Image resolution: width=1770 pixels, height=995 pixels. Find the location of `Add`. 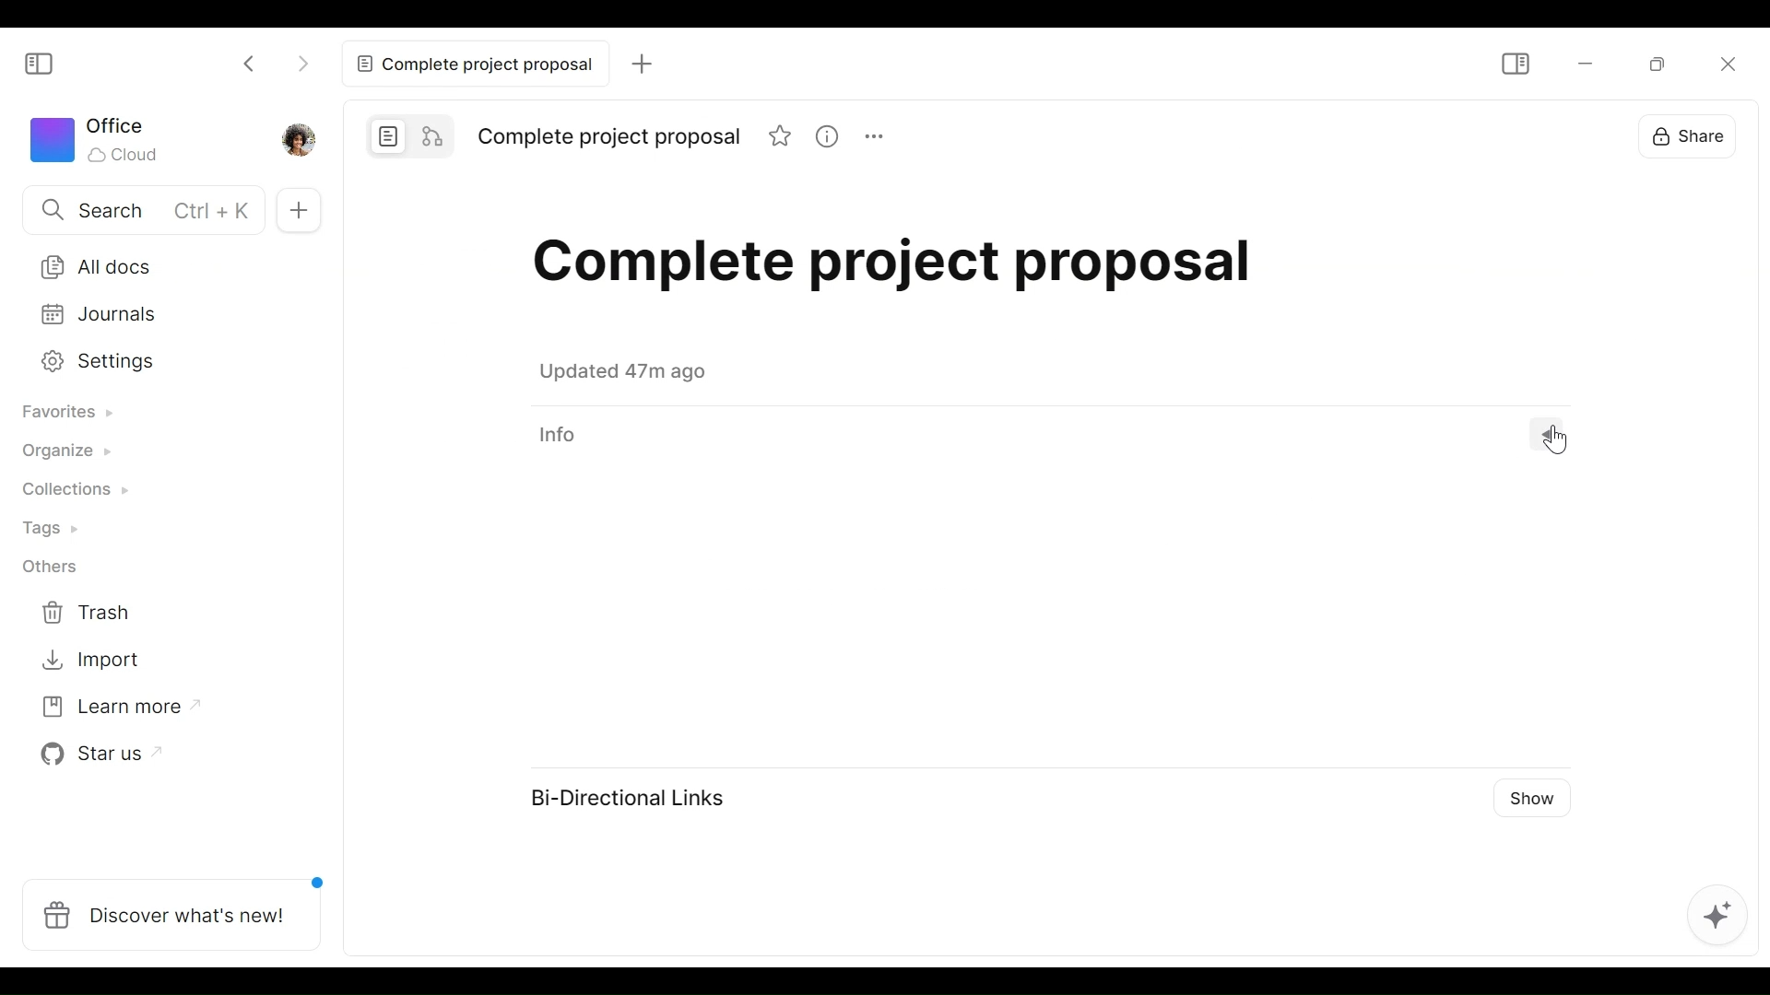

Add is located at coordinates (638, 63).